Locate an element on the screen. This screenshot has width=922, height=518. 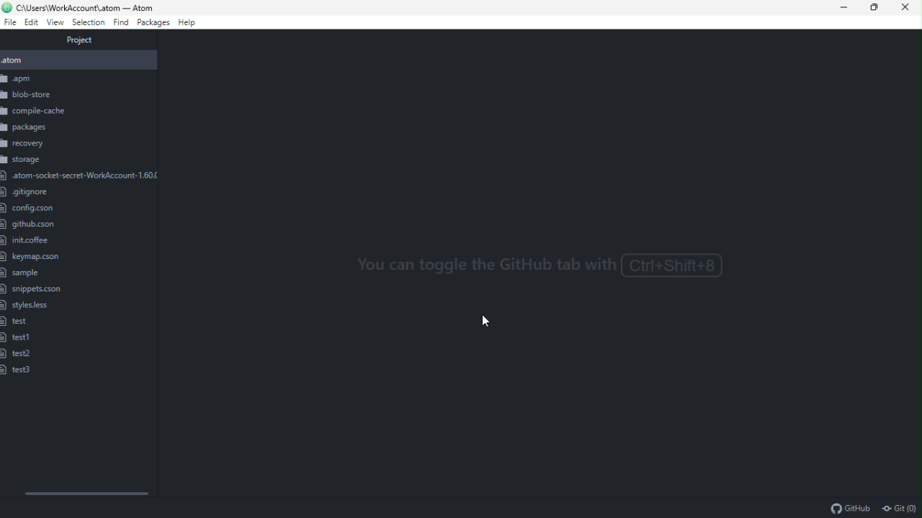
github is located at coordinates (850, 508).